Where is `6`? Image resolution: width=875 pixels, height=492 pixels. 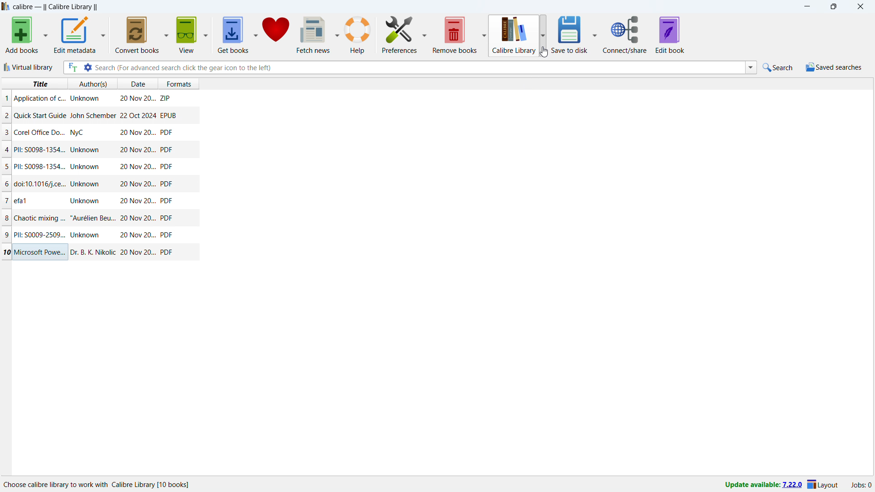
6 is located at coordinates (7, 184).